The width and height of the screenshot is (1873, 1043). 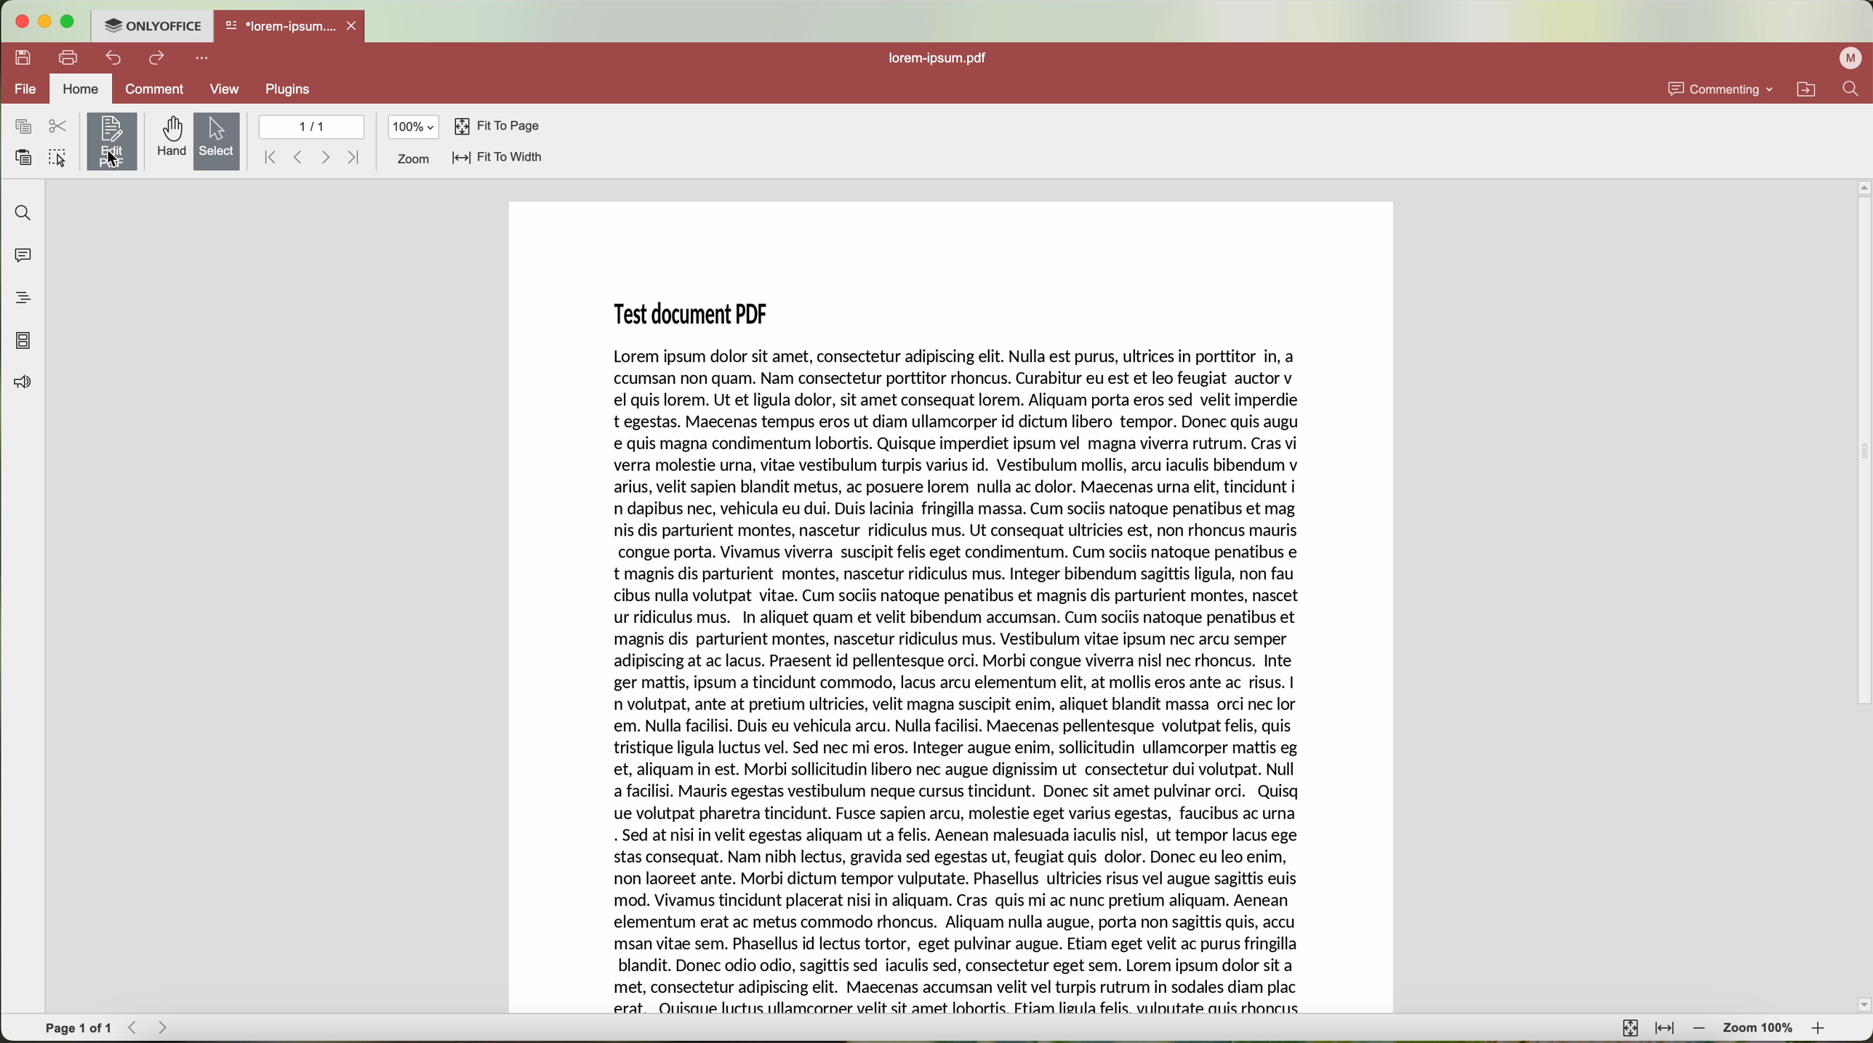 I want to click on feedback & support, so click(x=25, y=384).